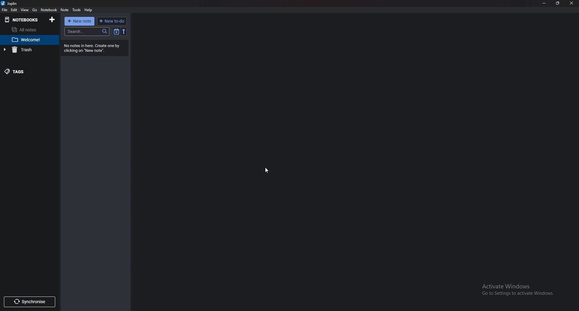 The width and height of the screenshot is (579, 311). Describe the element at coordinates (25, 10) in the screenshot. I see `view` at that location.